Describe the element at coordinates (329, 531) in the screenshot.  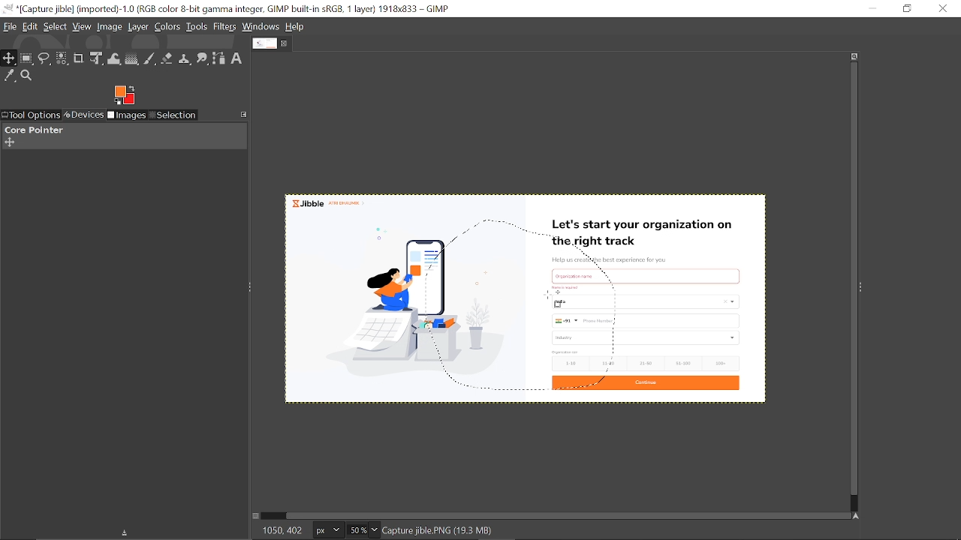
I see `Image unit` at that location.